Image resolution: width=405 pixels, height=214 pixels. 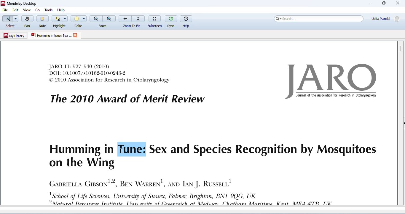 What do you see at coordinates (400, 48) in the screenshot?
I see `vertical scroll bar` at bounding box center [400, 48].